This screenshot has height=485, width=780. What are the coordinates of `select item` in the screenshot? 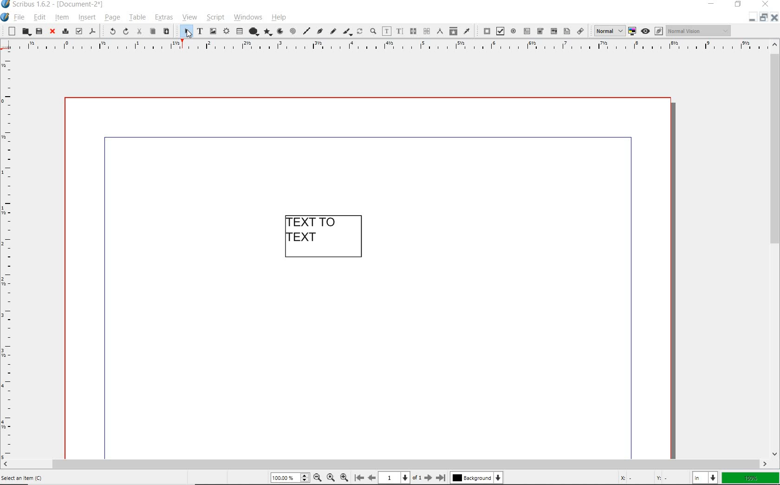 It's located at (184, 31).